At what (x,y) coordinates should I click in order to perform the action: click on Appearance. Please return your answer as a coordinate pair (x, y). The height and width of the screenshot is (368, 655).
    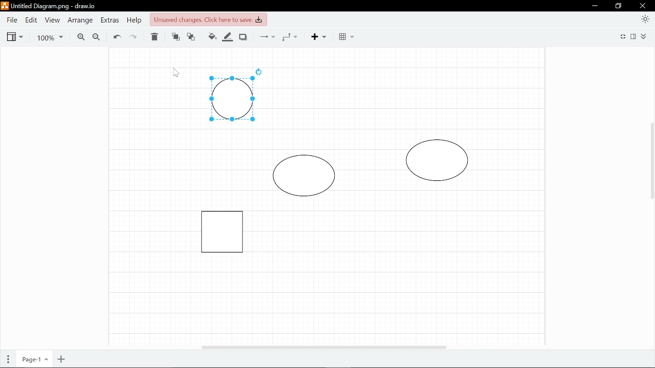
    Looking at the image, I should click on (646, 18).